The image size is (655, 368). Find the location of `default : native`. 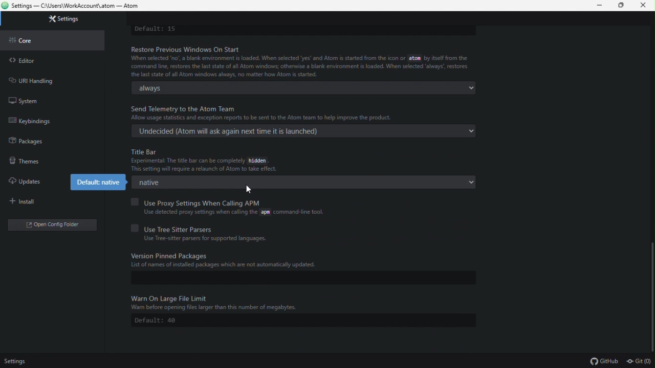

default : native is located at coordinates (96, 182).